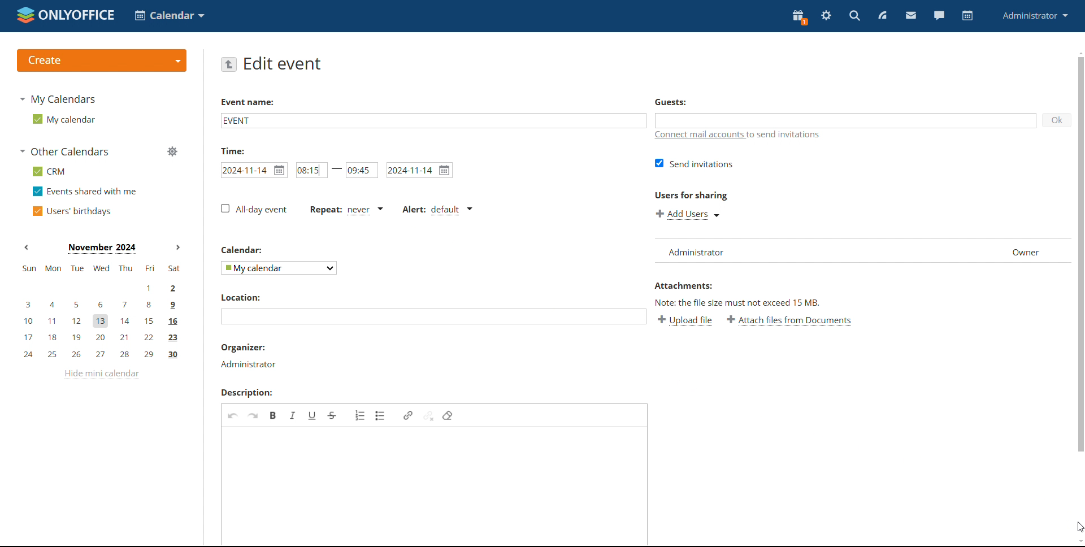 The height and width of the screenshot is (547, 1085). I want to click on start time changed 15 mins, so click(313, 170).